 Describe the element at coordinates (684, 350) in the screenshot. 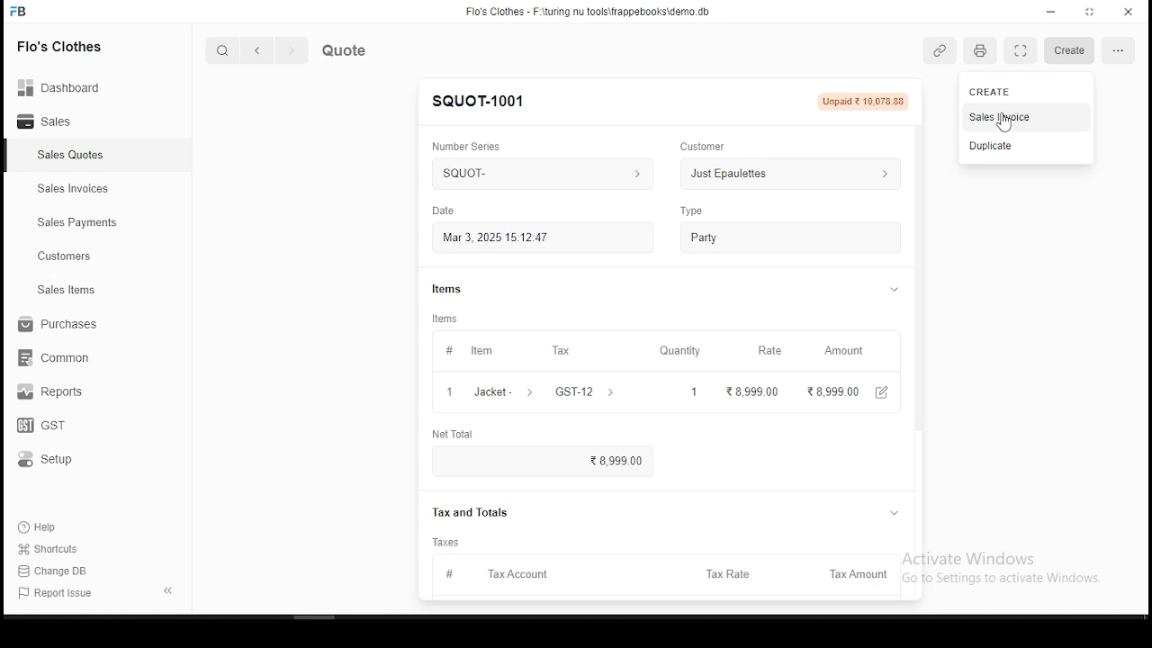

I see `quantity` at that location.